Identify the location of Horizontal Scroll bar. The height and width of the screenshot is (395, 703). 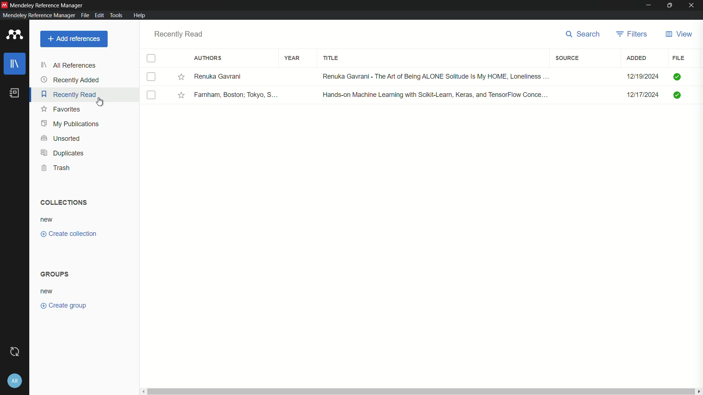
(420, 392).